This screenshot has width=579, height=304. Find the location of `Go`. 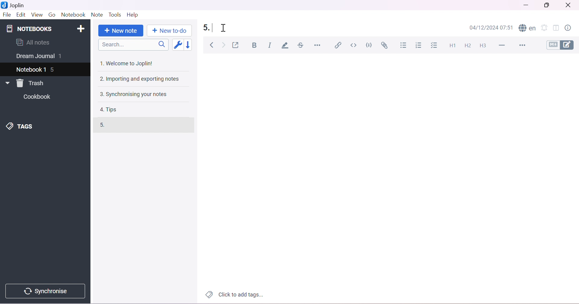

Go is located at coordinates (52, 14).